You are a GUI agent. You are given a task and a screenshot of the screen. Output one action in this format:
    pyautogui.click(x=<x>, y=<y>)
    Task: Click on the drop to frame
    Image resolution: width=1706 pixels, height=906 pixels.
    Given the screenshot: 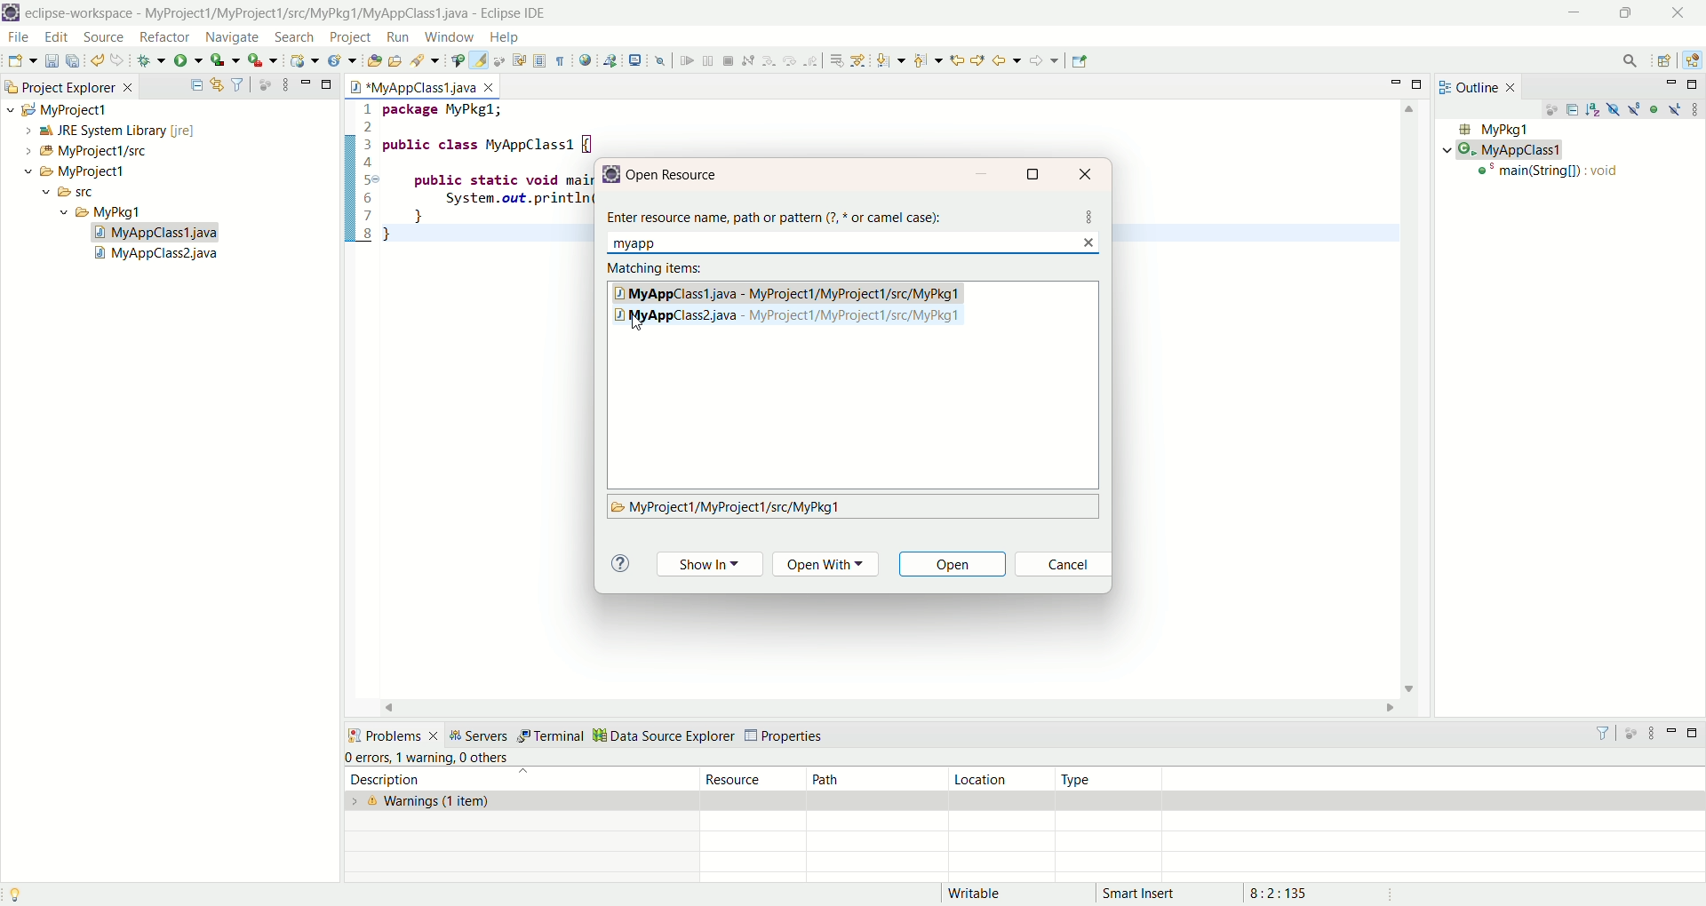 What is the action you would take?
    pyautogui.click(x=835, y=61)
    